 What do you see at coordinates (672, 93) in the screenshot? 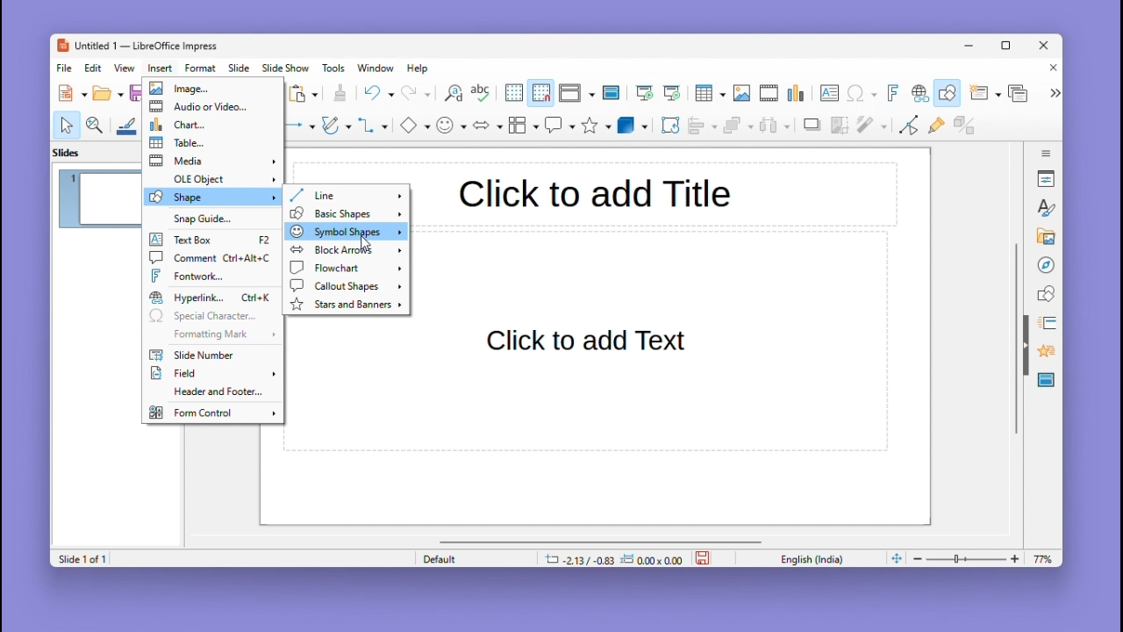
I see `Last slide` at bounding box center [672, 93].